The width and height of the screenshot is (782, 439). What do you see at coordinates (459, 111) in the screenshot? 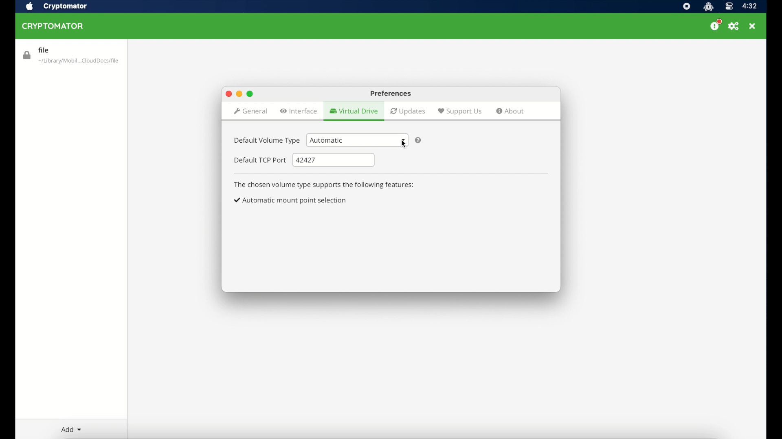
I see `support us` at bounding box center [459, 111].